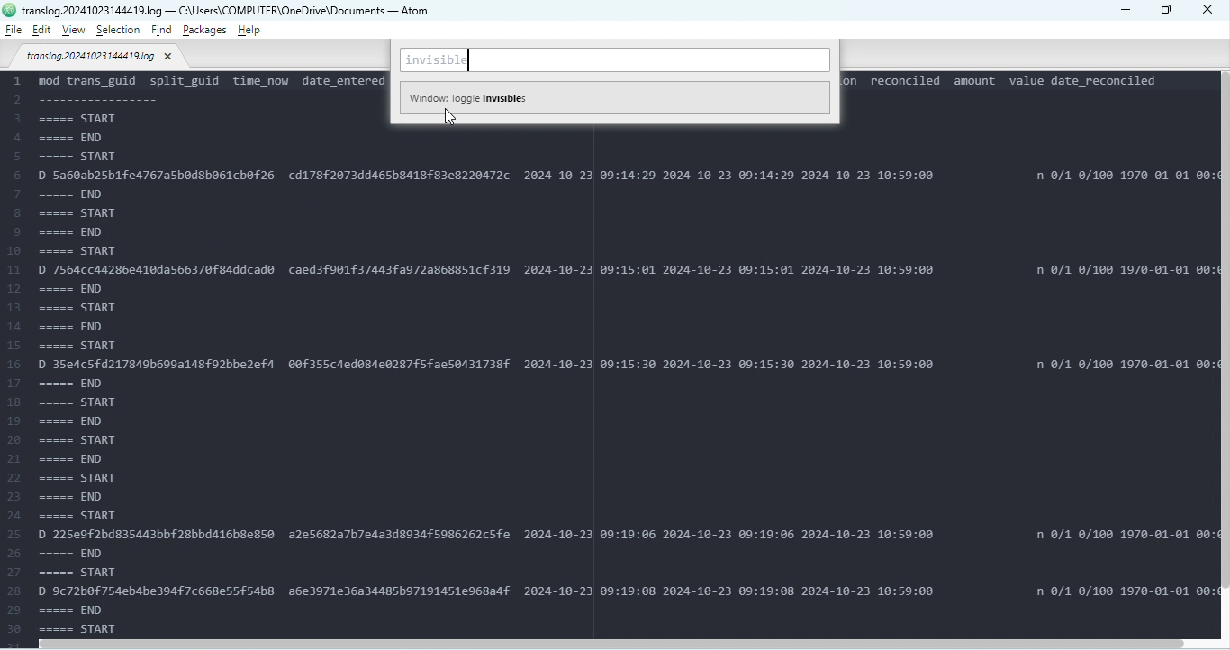  What do you see at coordinates (610, 378) in the screenshot?
I see `File content - The code appears to be related to data entries or logs, possibly from a database or system process. It includes elements like:  START/END: Markers indicating the beginning and end of a data record. GUIDs (Globally Unique Identifiers): Long strings of characters that uniquely identify each record. Timestamps: Dates and times associated with the records, such as 2024-10-23 09:14:29. Counters/Indexes: Values like "n 0/1 100" or "0/1 100", which might indicate record numbers or positions. Date Codes: Such as 1970-01-01 00, which might represent default or initial dates. ` at bounding box center [610, 378].